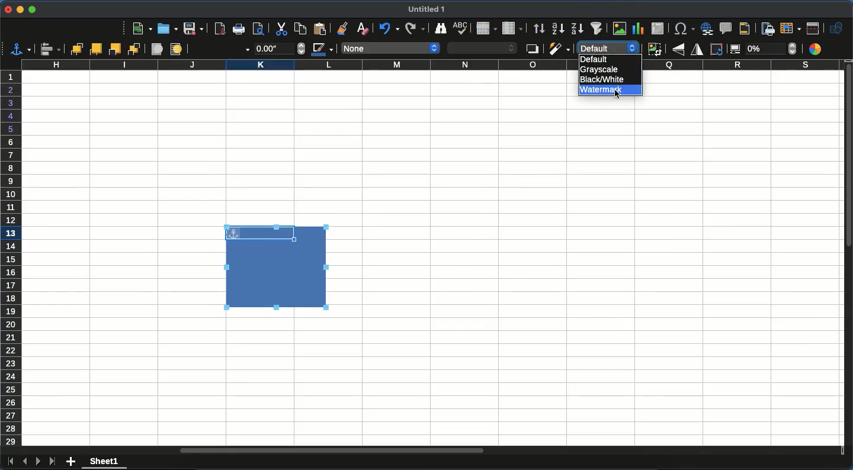 Image resolution: width=853 pixels, height=470 pixels. I want to click on row, so click(486, 29).